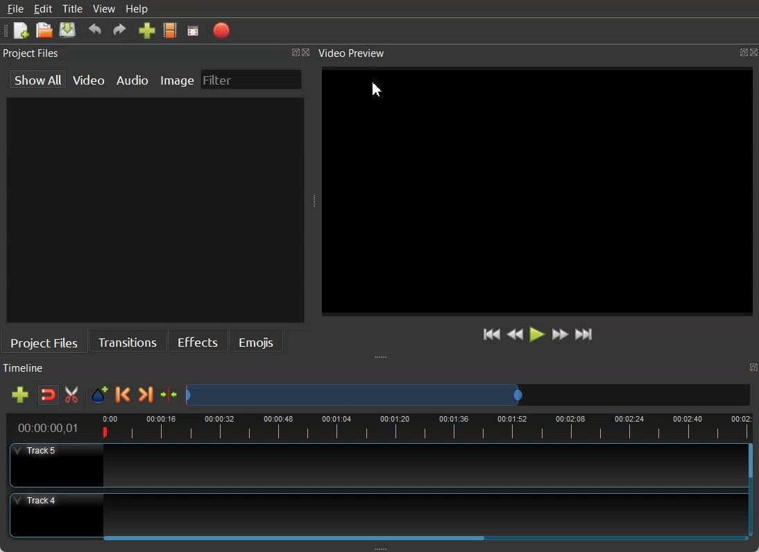 The image size is (759, 552). I want to click on Add Track, so click(20, 395).